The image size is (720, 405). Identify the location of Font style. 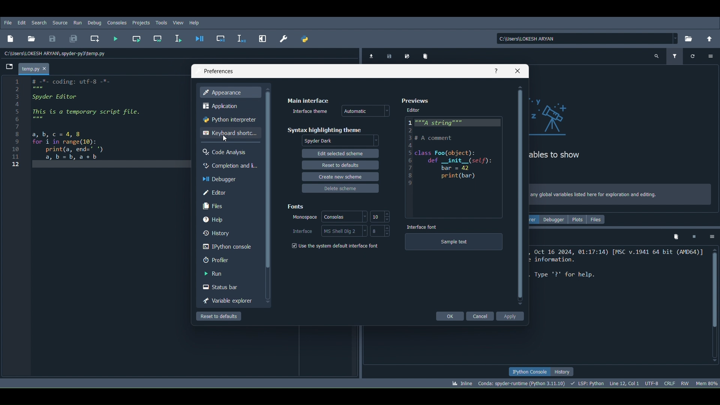
(344, 217).